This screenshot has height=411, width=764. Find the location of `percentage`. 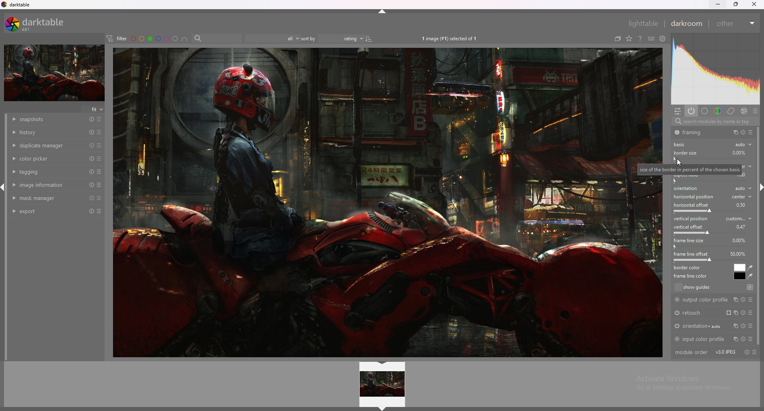

percentage is located at coordinates (740, 240).